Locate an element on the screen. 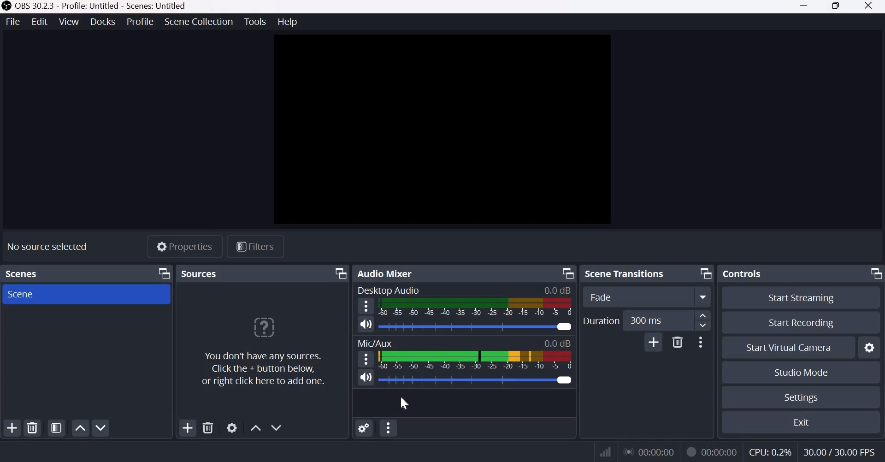 The height and width of the screenshot is (462, 885). Duration is located at coordinates (601, 320).